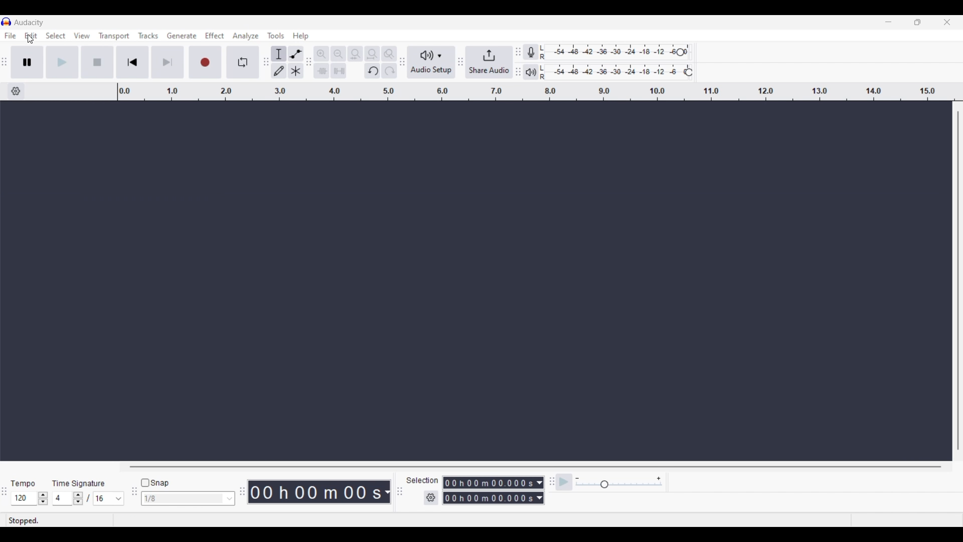 Image resolution: width=963 pixels, height=542 pixels. What do you see at coordinates (230, 499) in the screenshot?
I see `Snap options to choose from` at bounding box center [230, 499].